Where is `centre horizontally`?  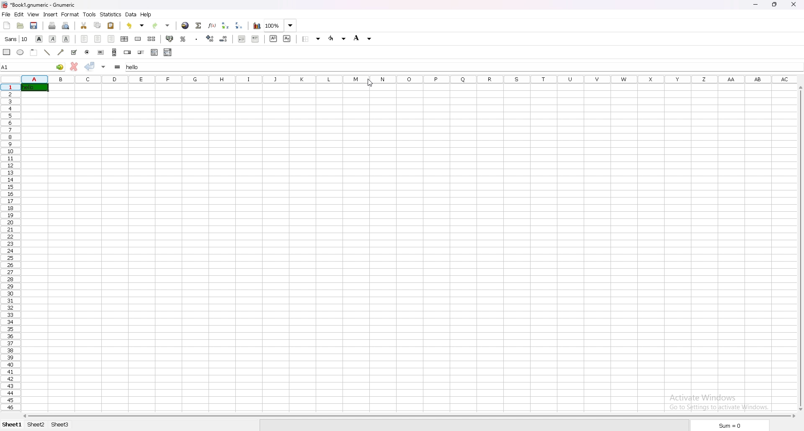 centre horizontally is located at coordinates (125, 38).